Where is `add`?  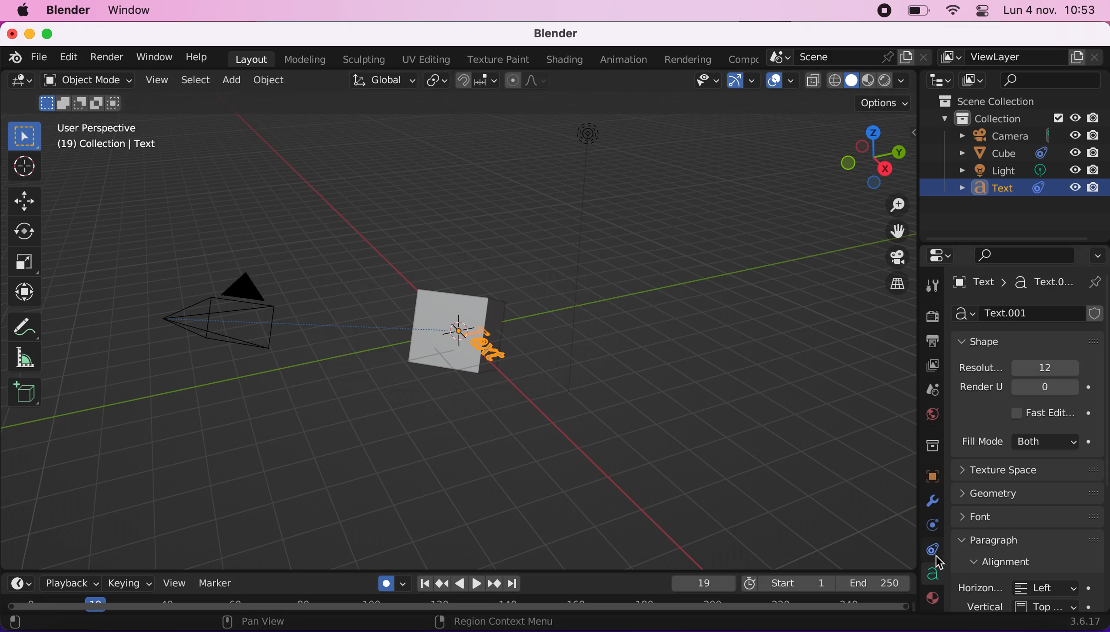
add is located at coordinates (234, 82).